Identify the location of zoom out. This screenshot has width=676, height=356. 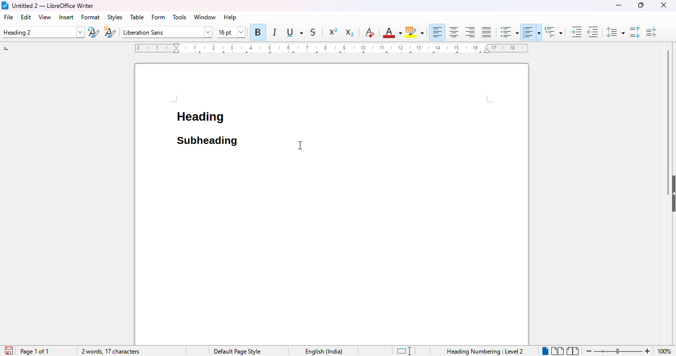
(589, 351).